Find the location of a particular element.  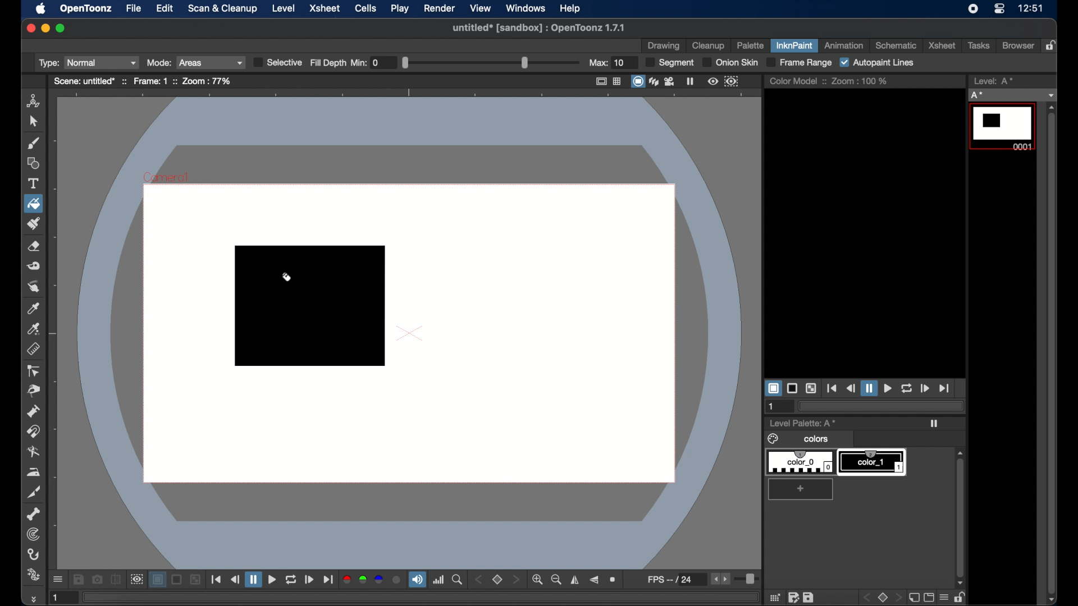

flip vertically is located at coordinates (593, 580).